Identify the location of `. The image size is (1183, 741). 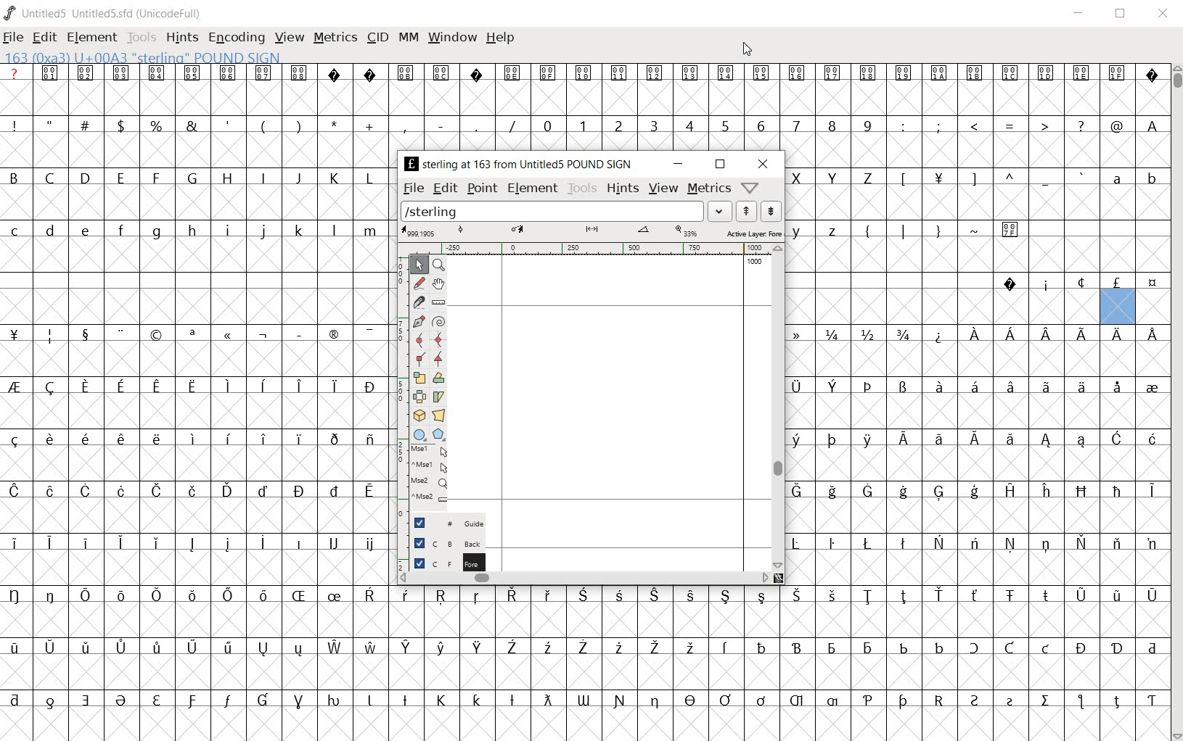
(1080, 178).